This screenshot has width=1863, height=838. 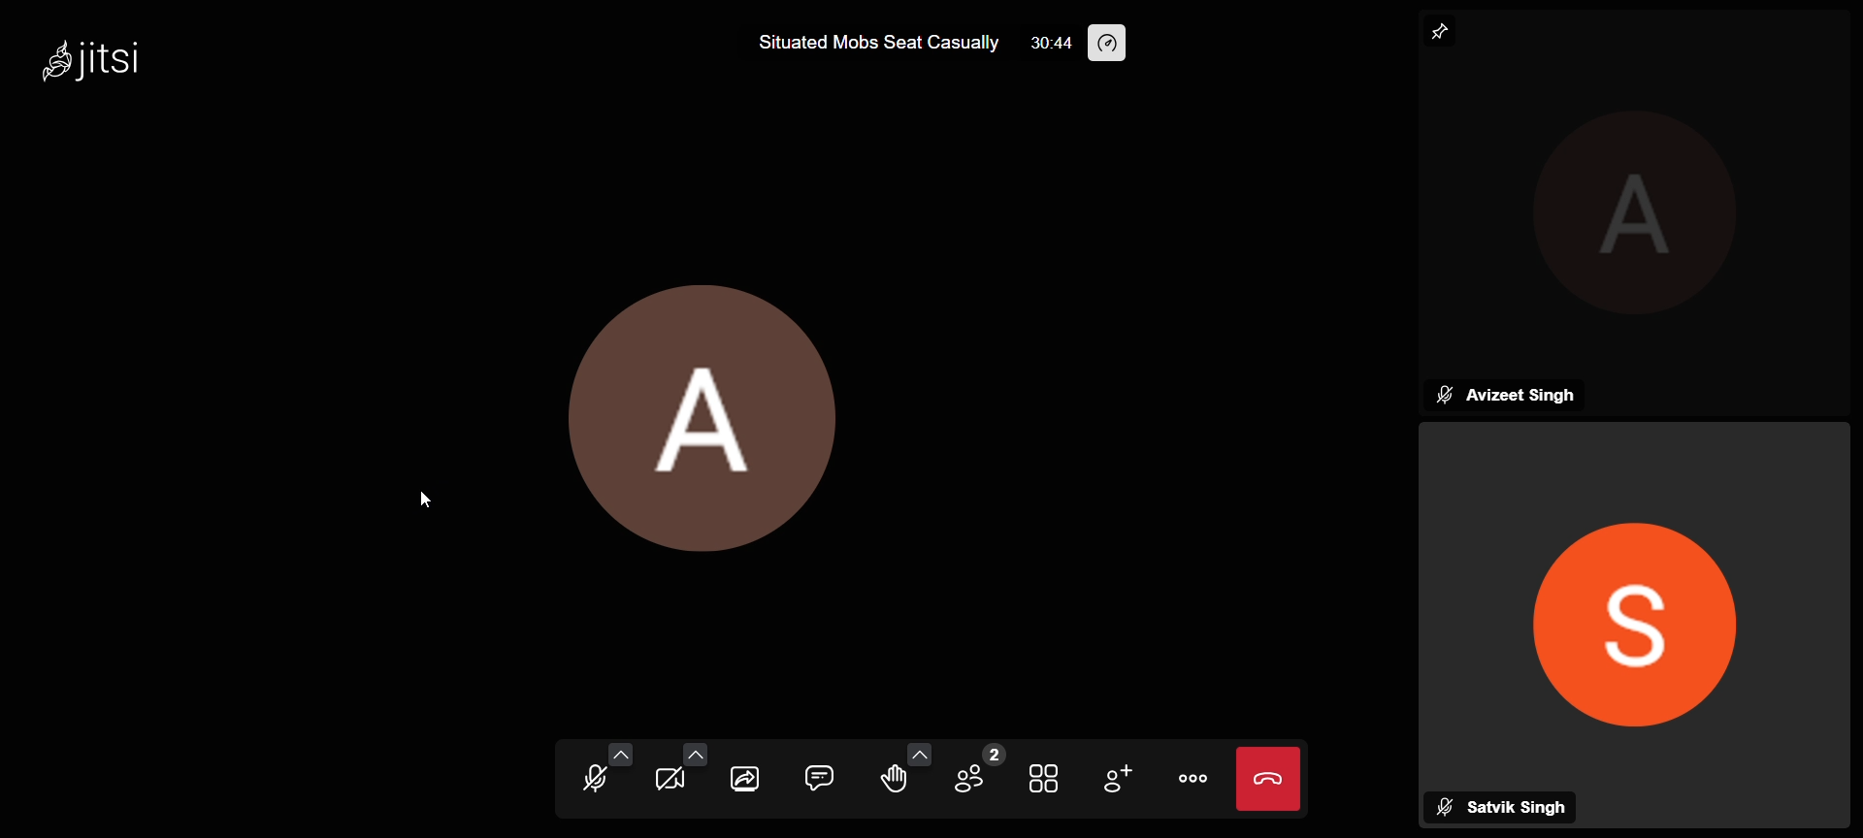 I want to click on start chat, so click(x=817, y=778).